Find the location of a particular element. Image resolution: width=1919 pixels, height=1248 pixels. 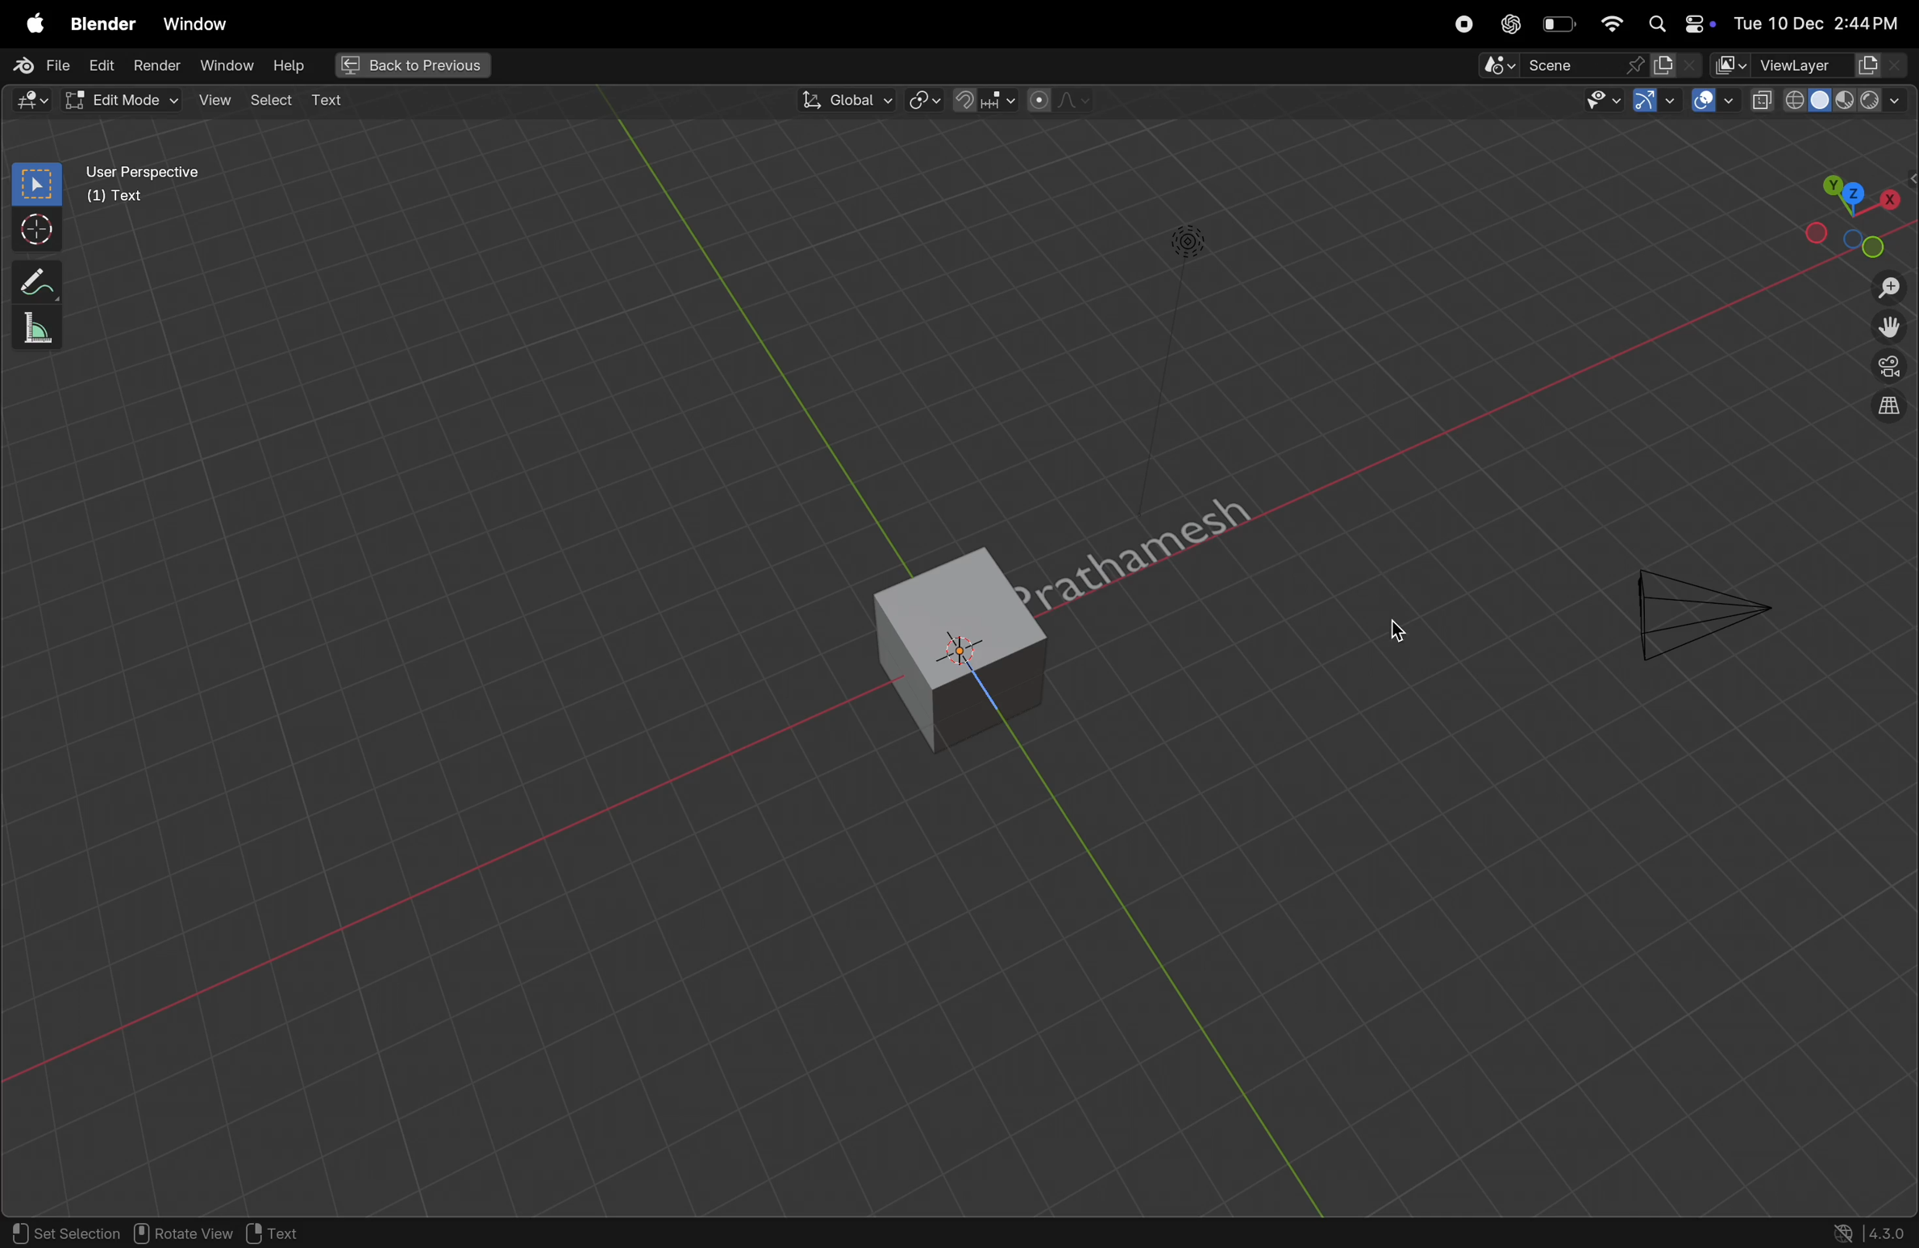

wifi is located at coordinates (1611, 23).